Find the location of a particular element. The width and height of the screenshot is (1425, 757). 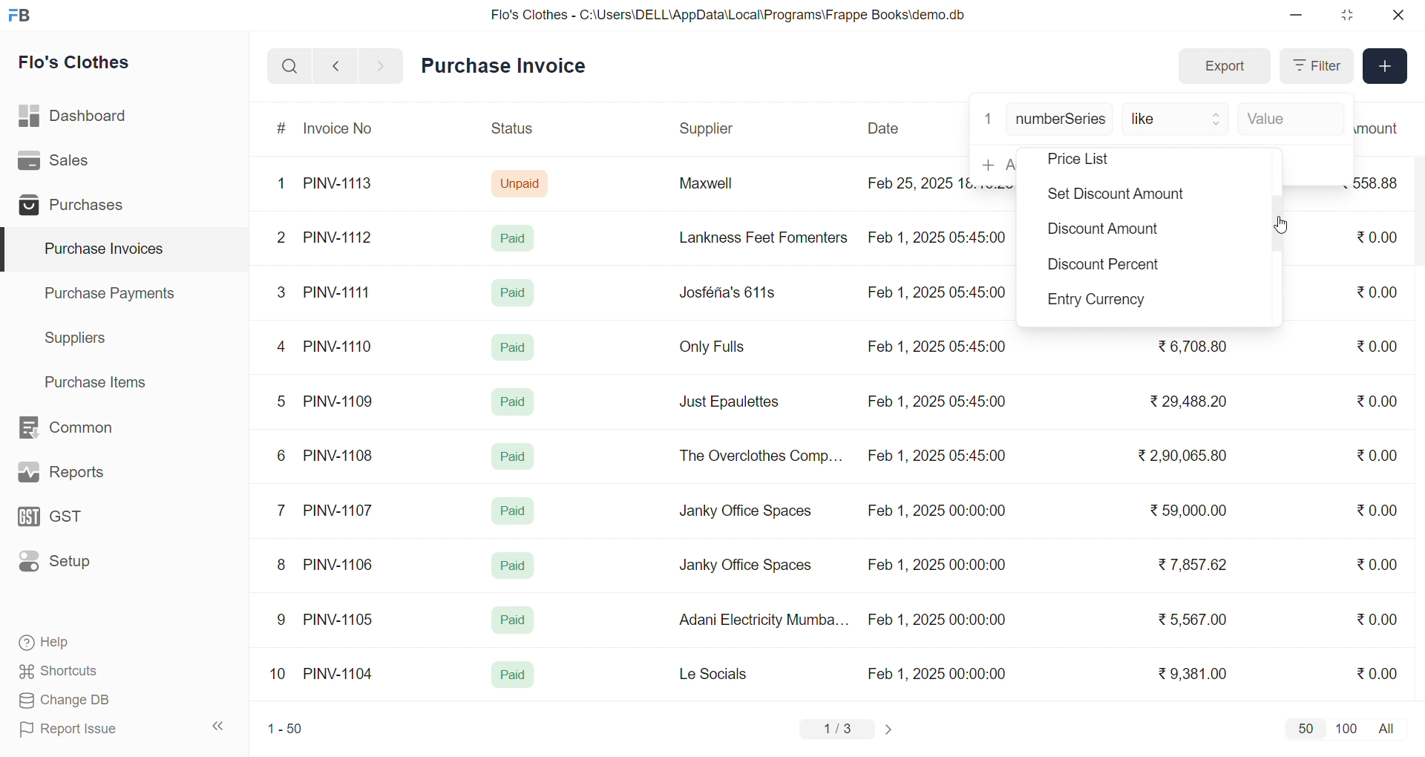

Paid is located at coordinates (514, 456).